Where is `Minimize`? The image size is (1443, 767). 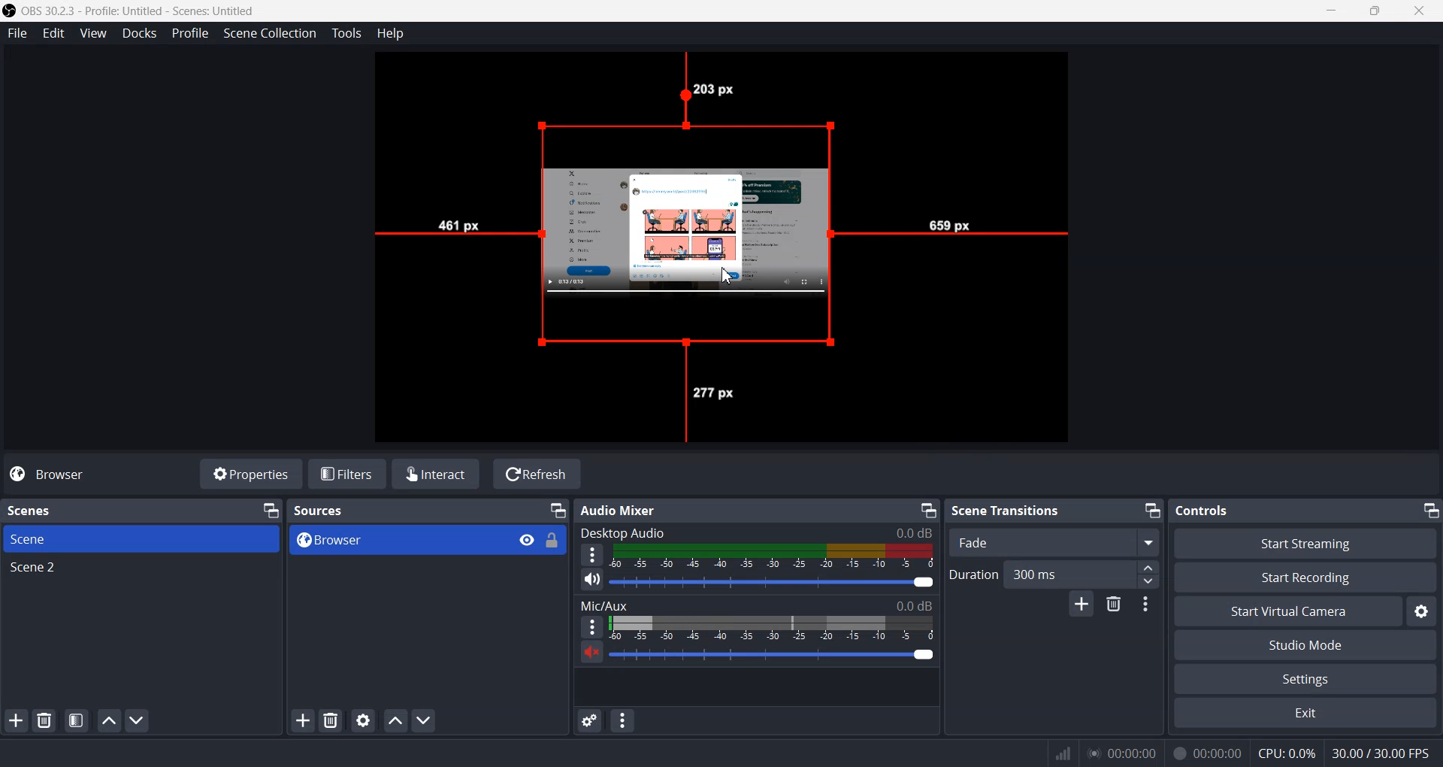 Minimize is located at coordinates (1429, 510).